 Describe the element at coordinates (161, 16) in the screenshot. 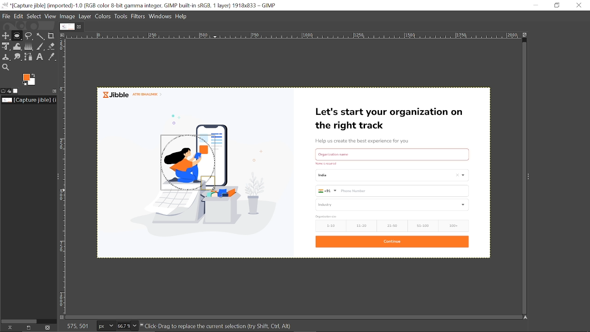

I see `Windows` at that location.